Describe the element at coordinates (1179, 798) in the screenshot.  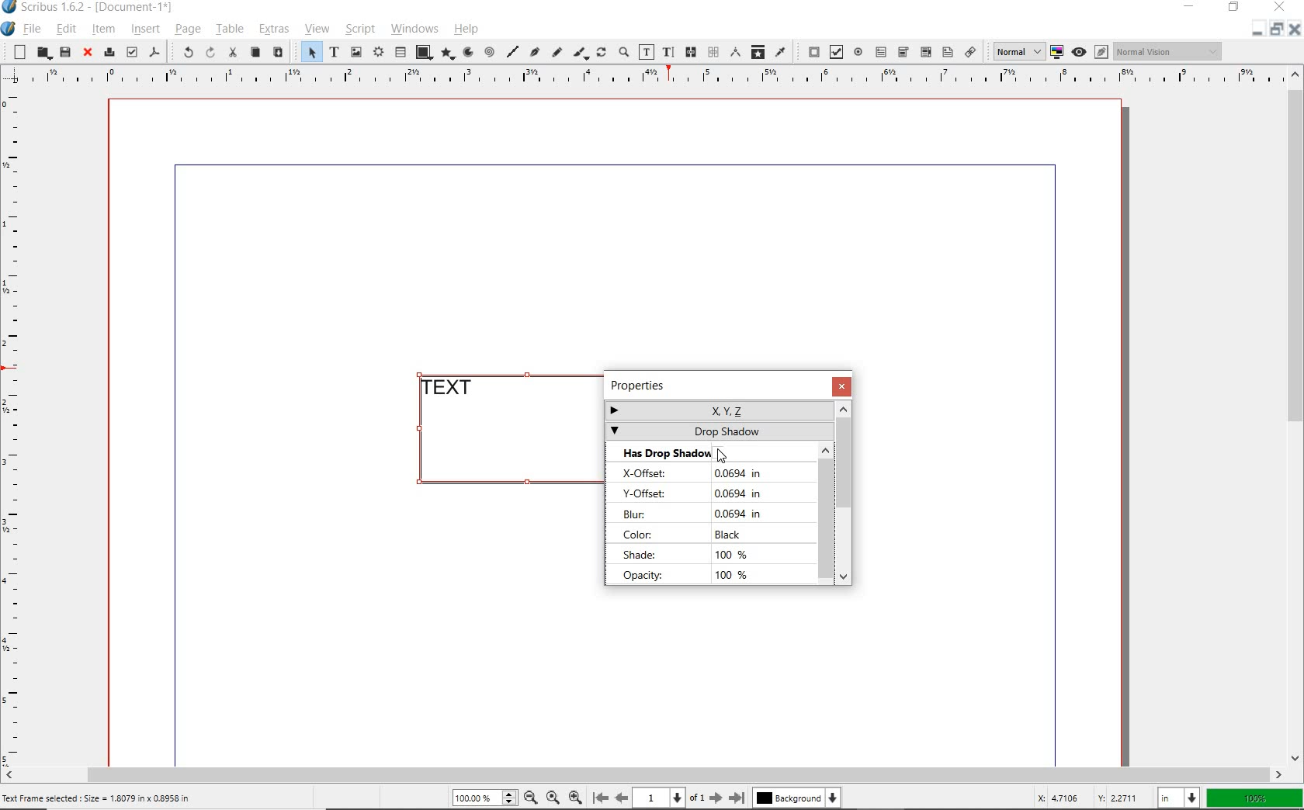
I see `select unit: in` at that location.